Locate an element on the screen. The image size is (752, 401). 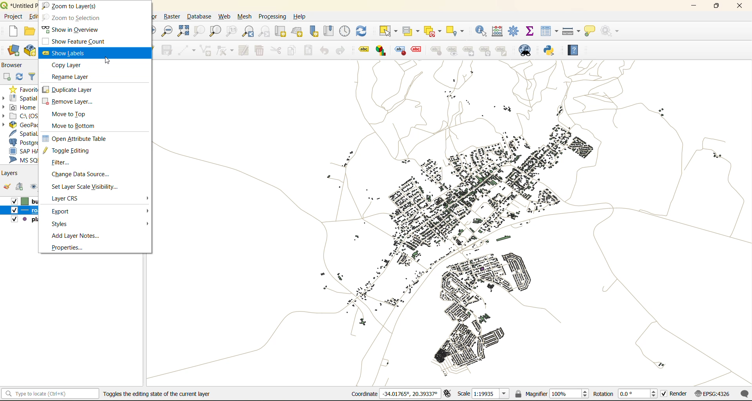
browser is located at coordinates (15, 66).